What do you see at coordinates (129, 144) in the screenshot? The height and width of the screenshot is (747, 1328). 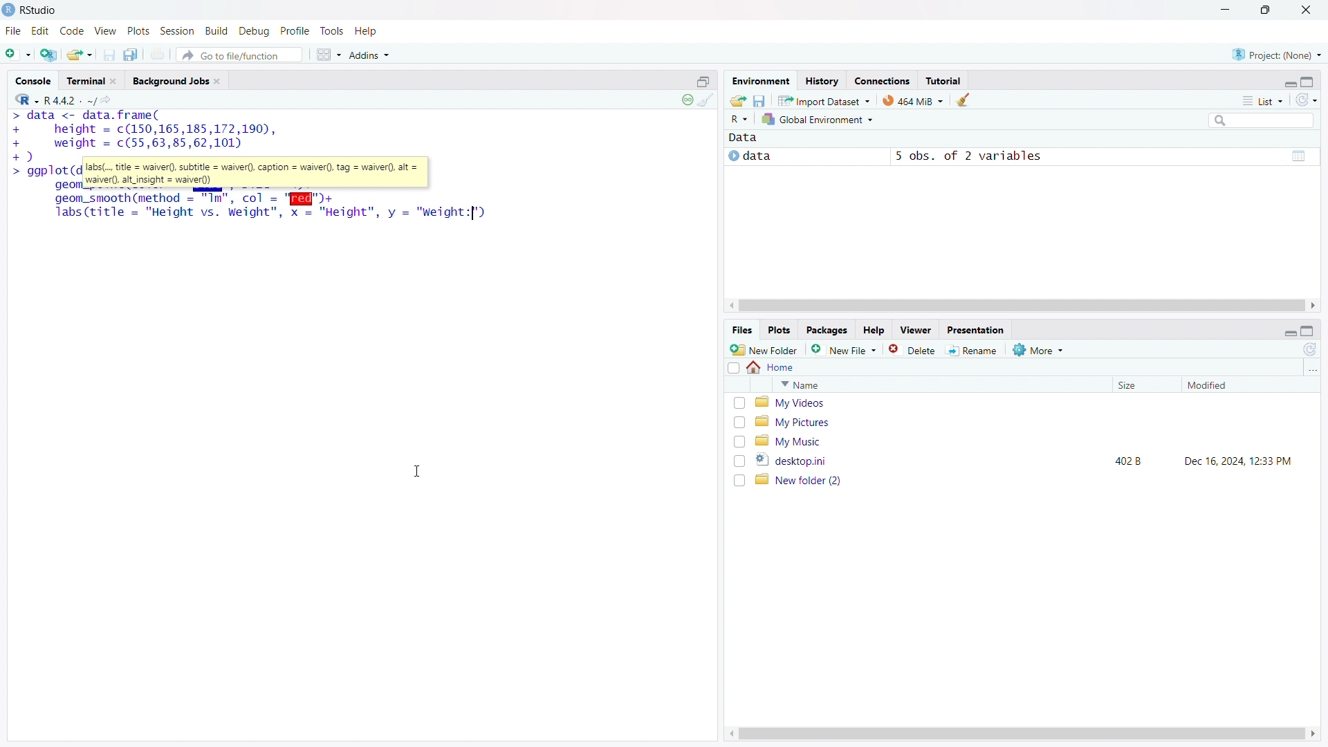 I see `+ weight = c(55,63,85,62,101)` at bounding box center [129, 144].